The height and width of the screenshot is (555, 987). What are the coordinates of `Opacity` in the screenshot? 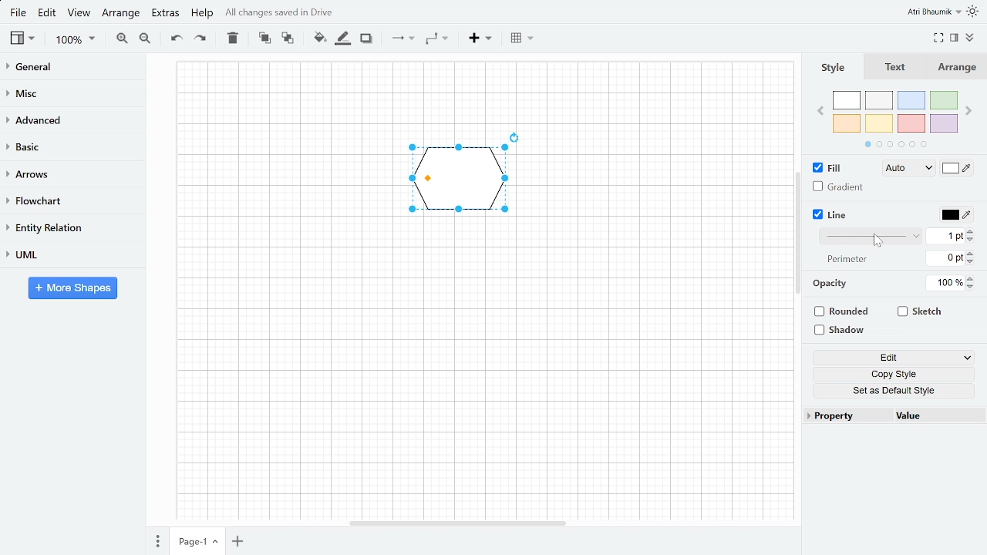 It's located at (830, 284).